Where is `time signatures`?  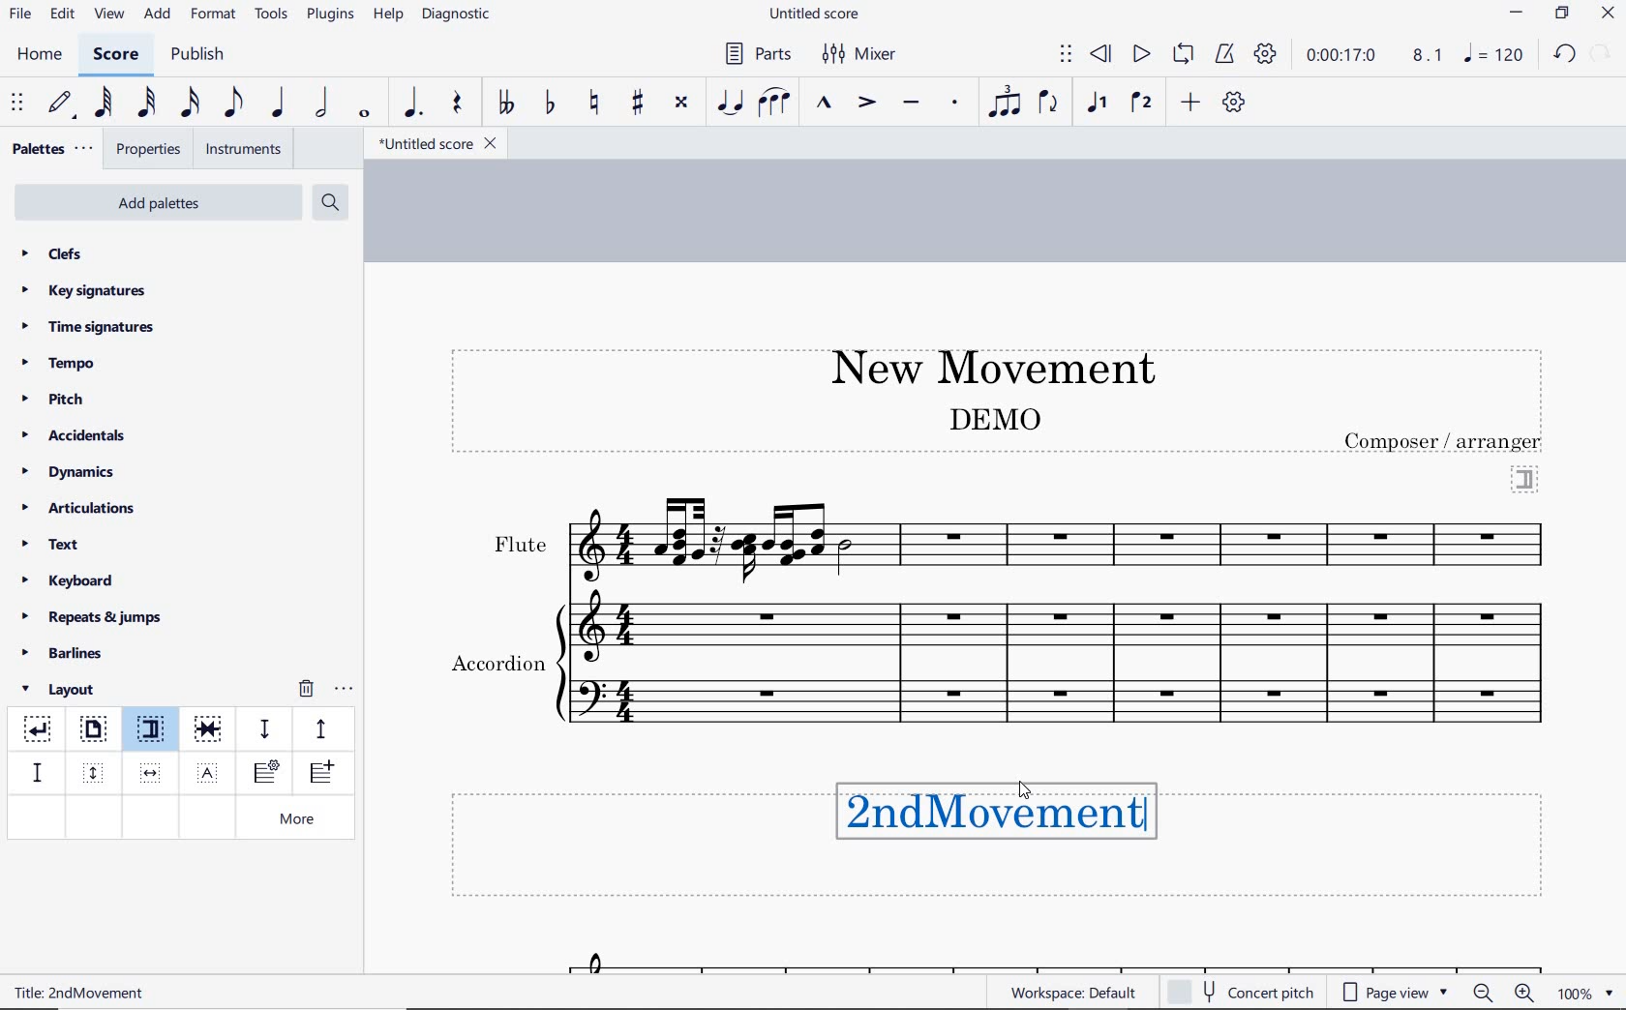 time signatures is located at coordinates (88, 326).